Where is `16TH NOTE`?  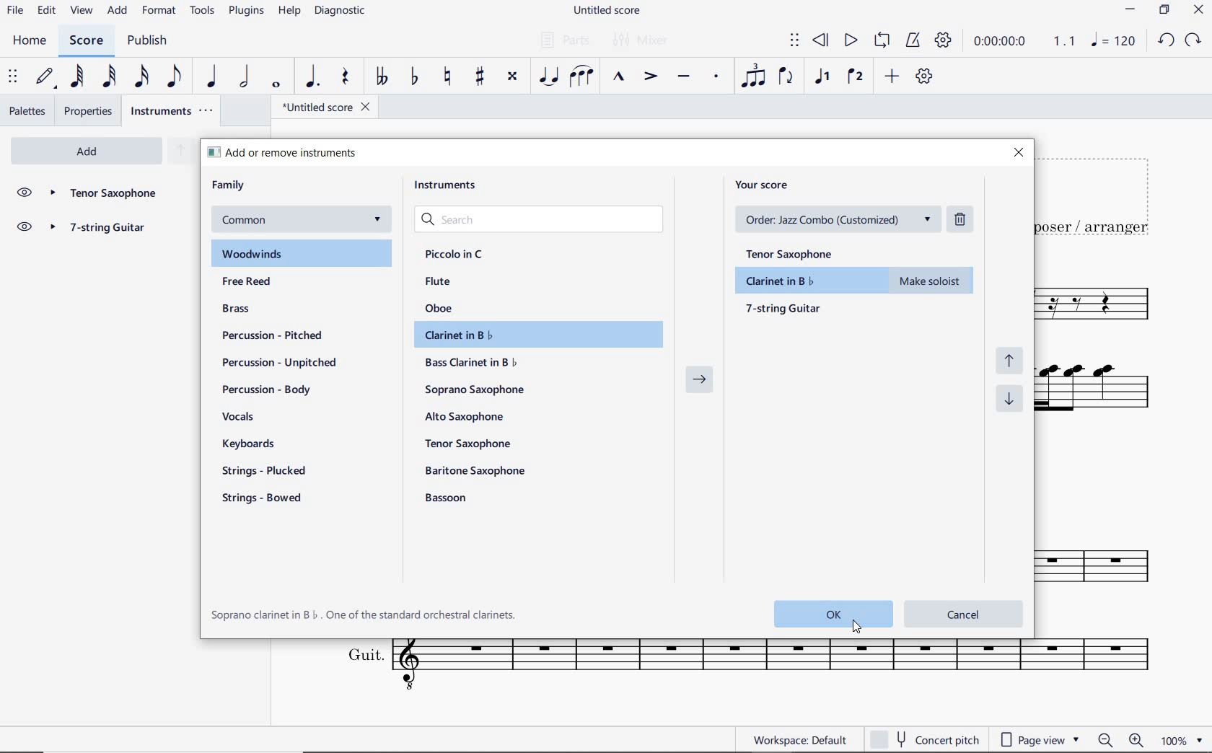
16TH NOTE is located at coordinates (143, 76).